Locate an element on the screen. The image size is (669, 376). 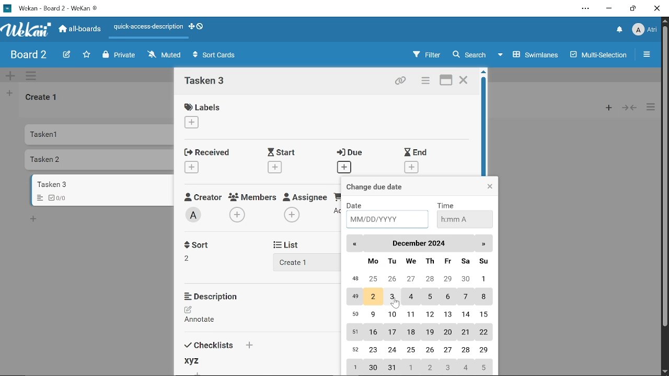
Description is located at coordinates (216, 296).